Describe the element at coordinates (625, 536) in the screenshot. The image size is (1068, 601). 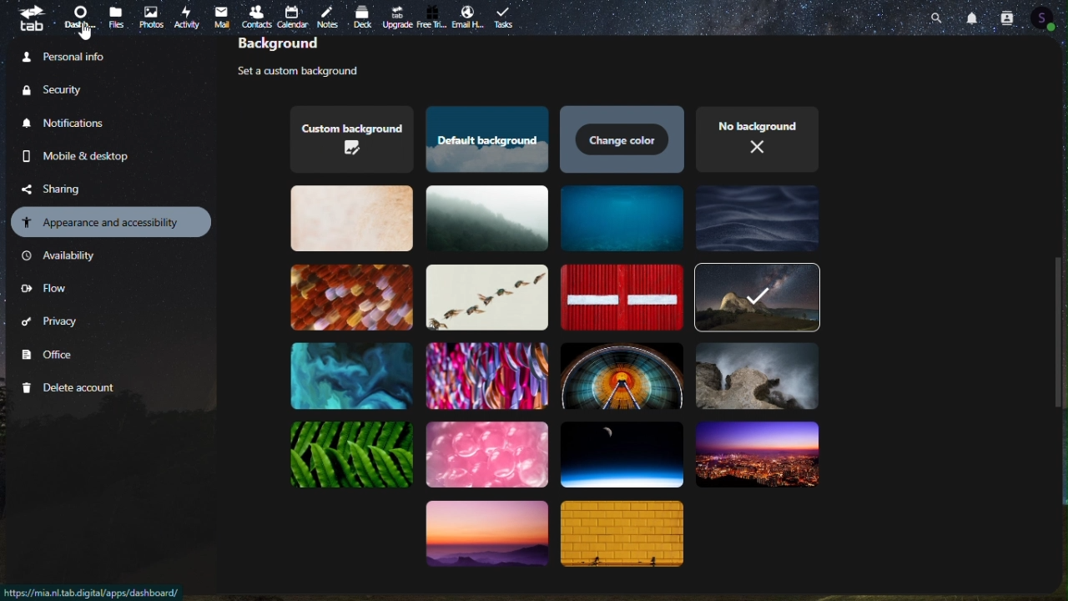
I see `Themes` at that location.